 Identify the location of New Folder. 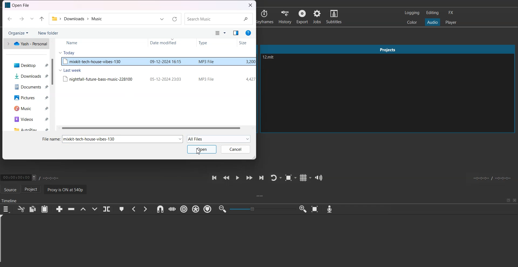
(48, 33).